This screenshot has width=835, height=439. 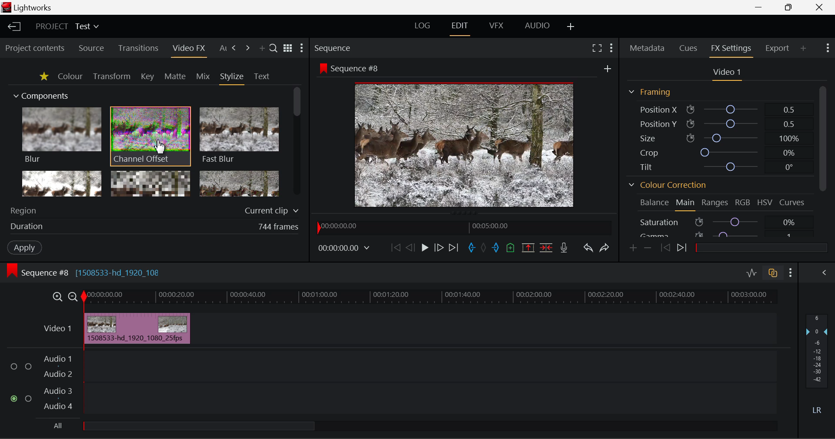 What do you see at coordinates (296, 141) in the screenshot?
I see `Scroll Bar` at bounding box center [296, 141].